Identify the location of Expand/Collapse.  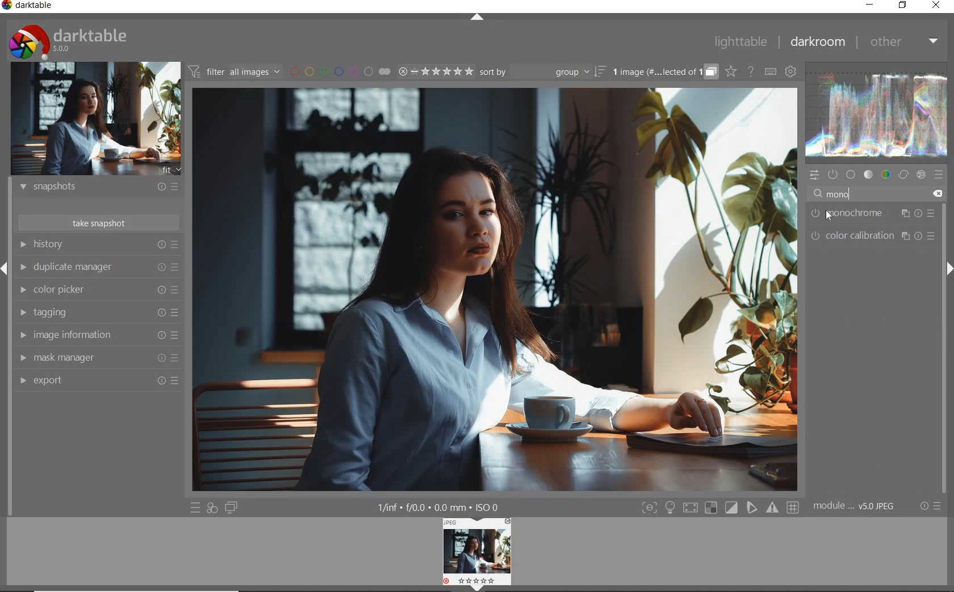
(948, 269).